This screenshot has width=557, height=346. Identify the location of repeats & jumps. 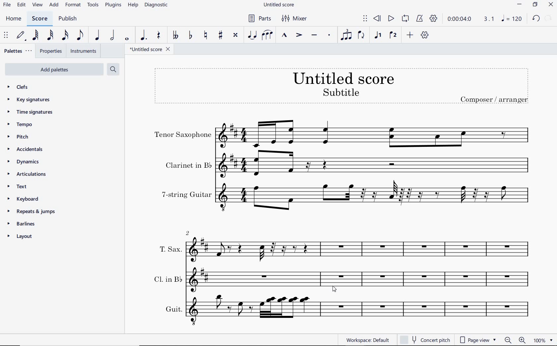
(33, 211).